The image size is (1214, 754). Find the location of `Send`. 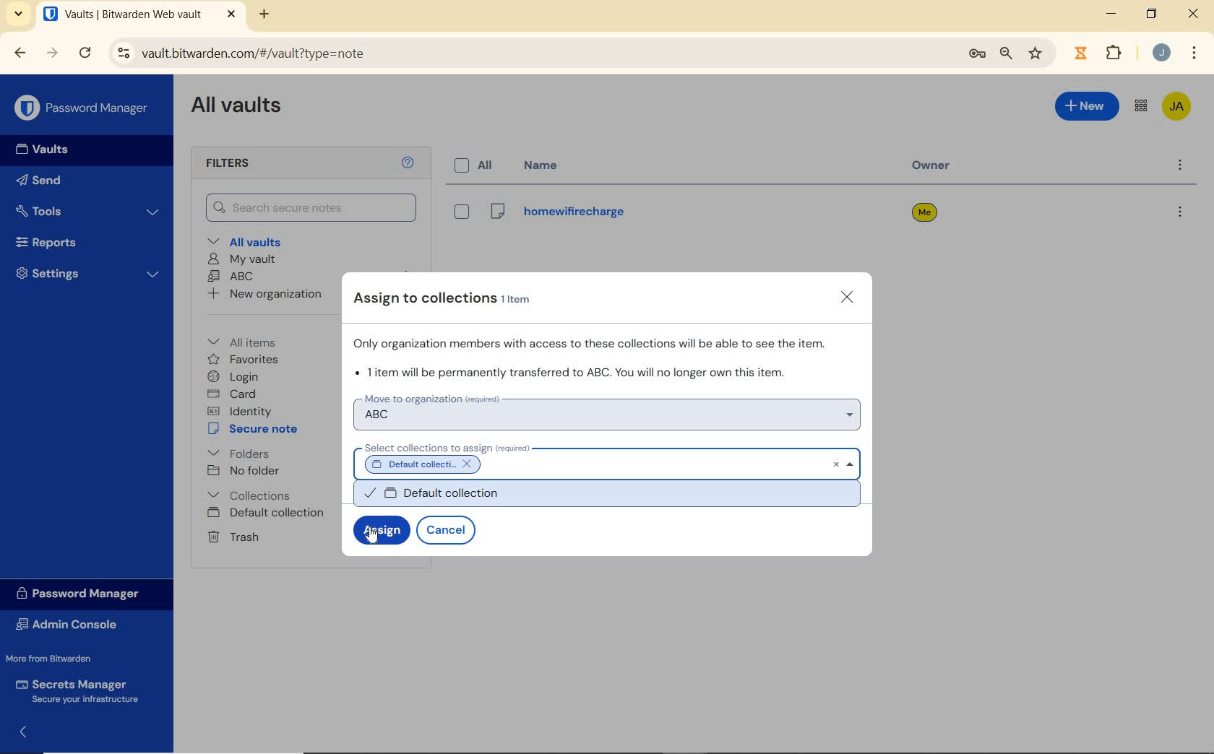

Send is located at coordinates (43, 179).